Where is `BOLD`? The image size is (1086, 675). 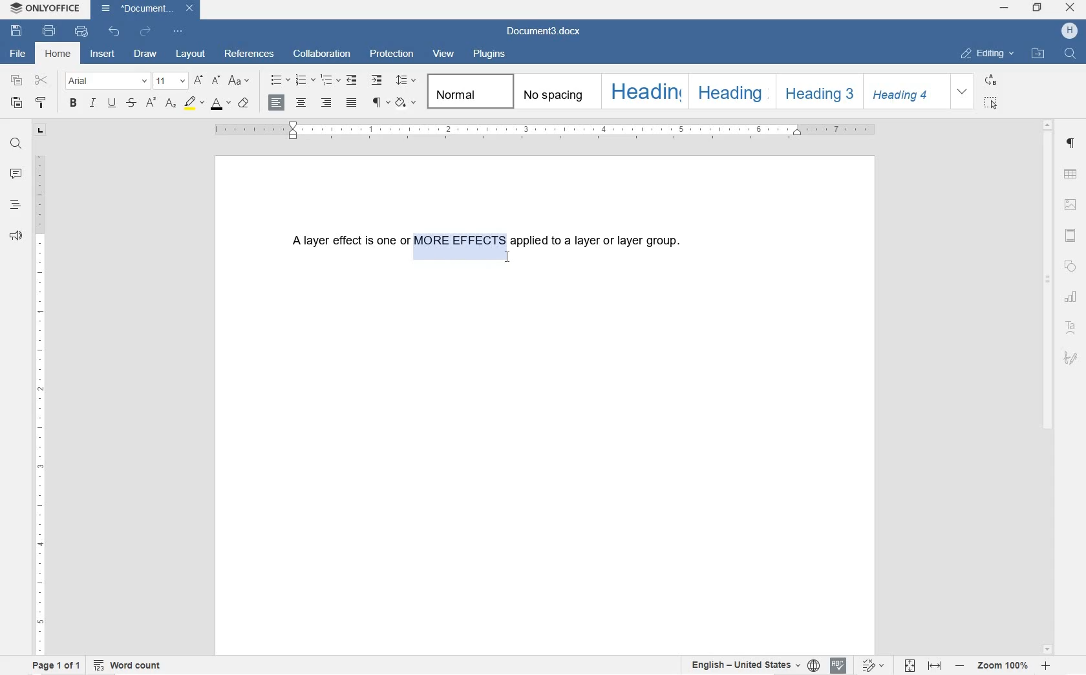 BOLD is located at coordinates (74, 104).